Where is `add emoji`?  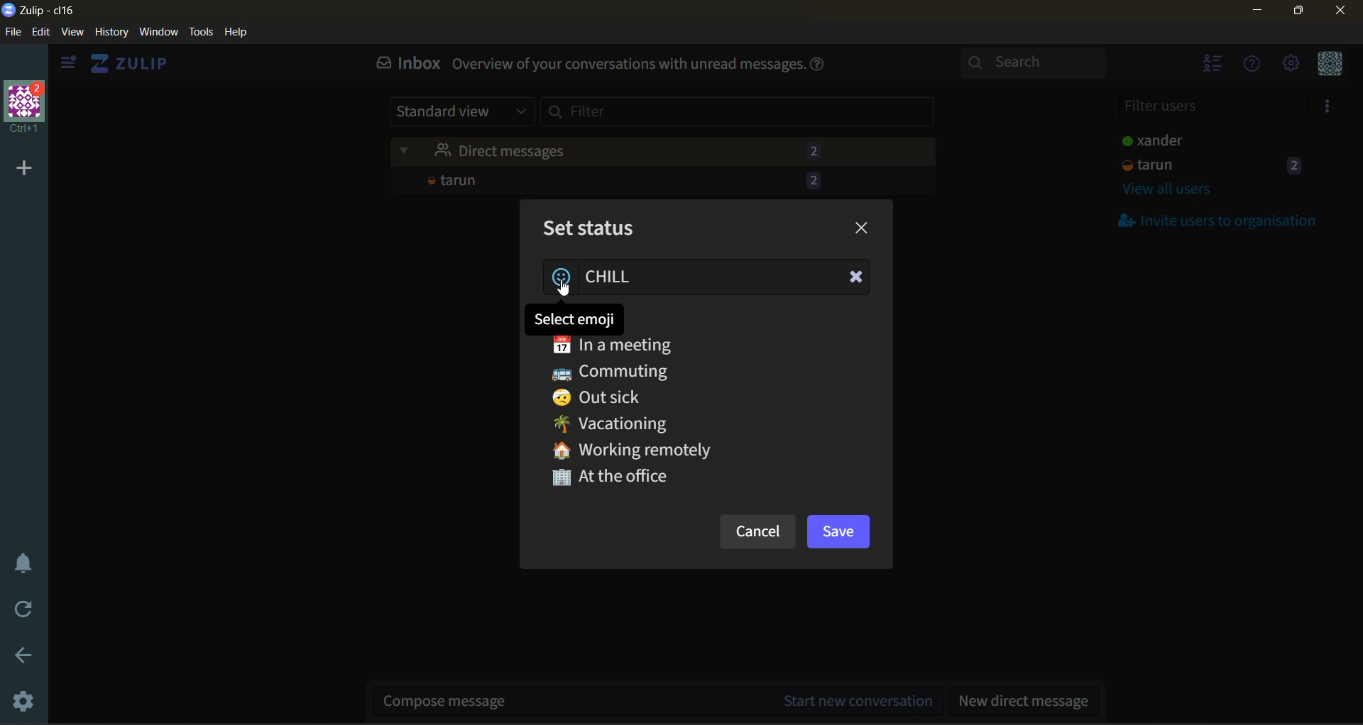
add emoji is located at coordinates (562, 277).